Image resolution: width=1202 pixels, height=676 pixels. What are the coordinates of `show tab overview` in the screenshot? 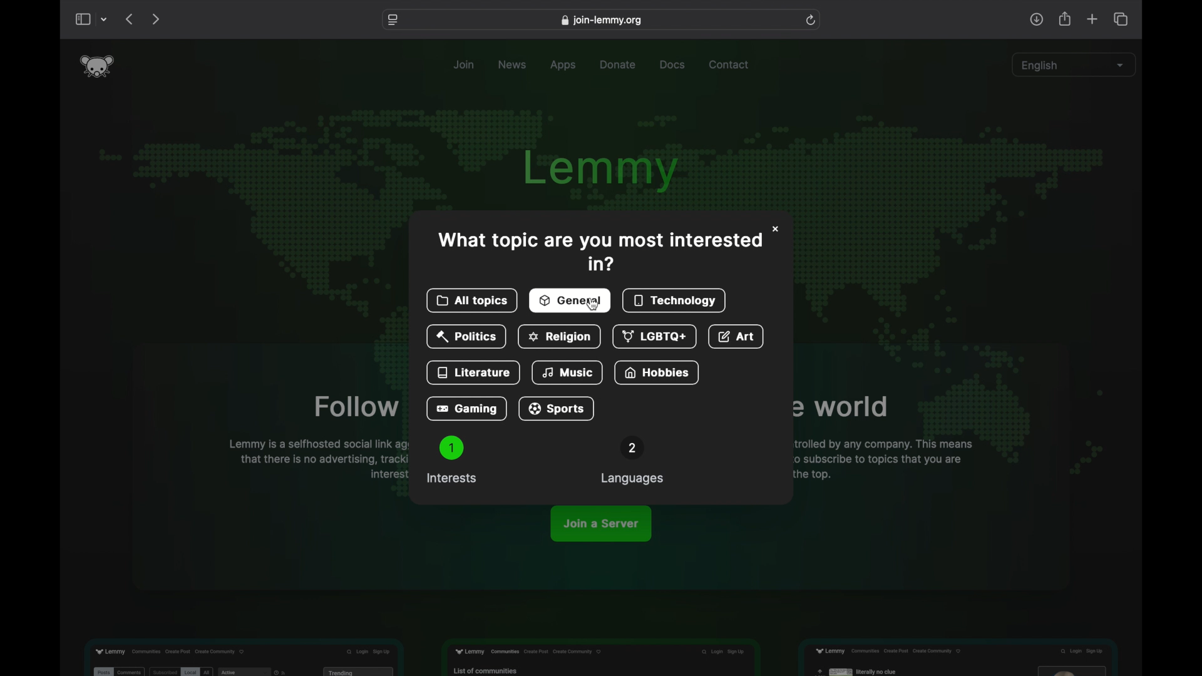 It's located at (1120, 19).